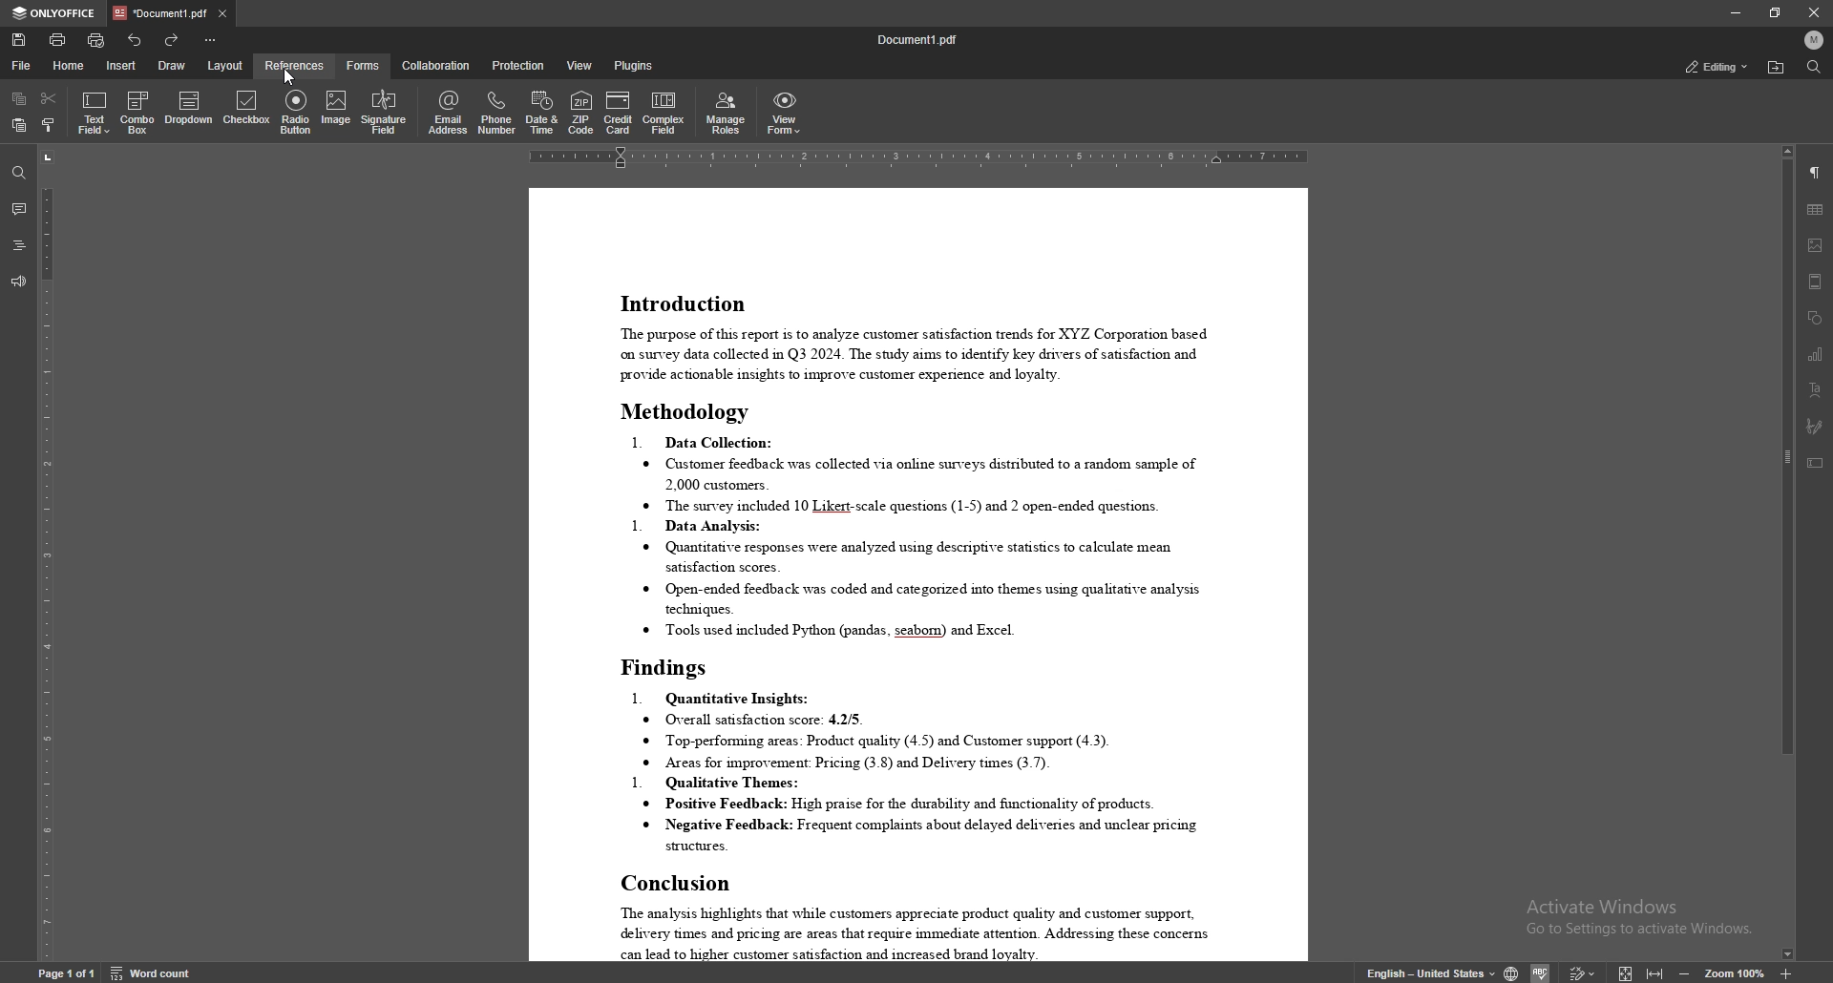  What do you see at coordinates (1774, 12) in the screenshot?
I see `resize` at bounding box center [1774, 12].